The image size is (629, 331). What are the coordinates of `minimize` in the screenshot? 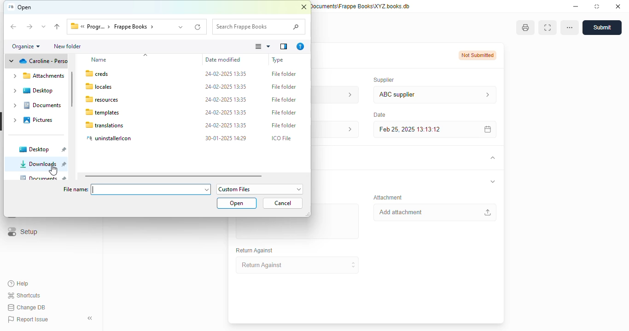 It's located at (576, 6).